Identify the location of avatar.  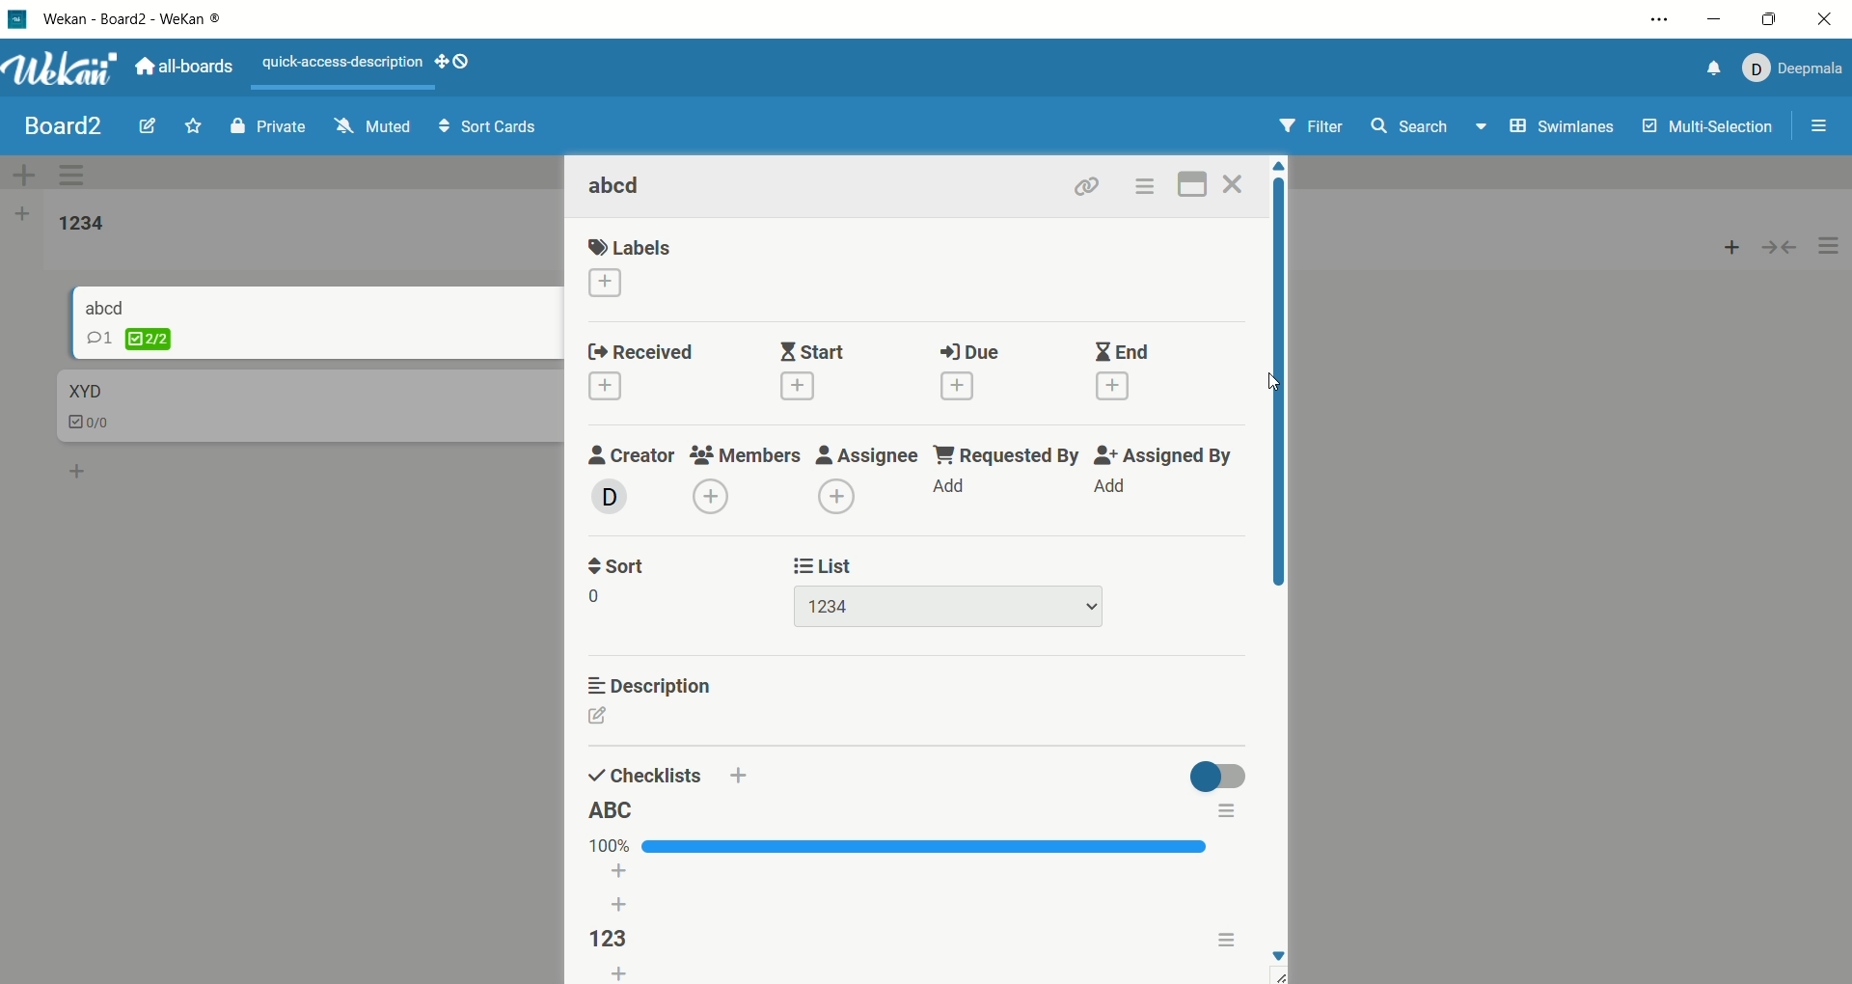
(611, 496).